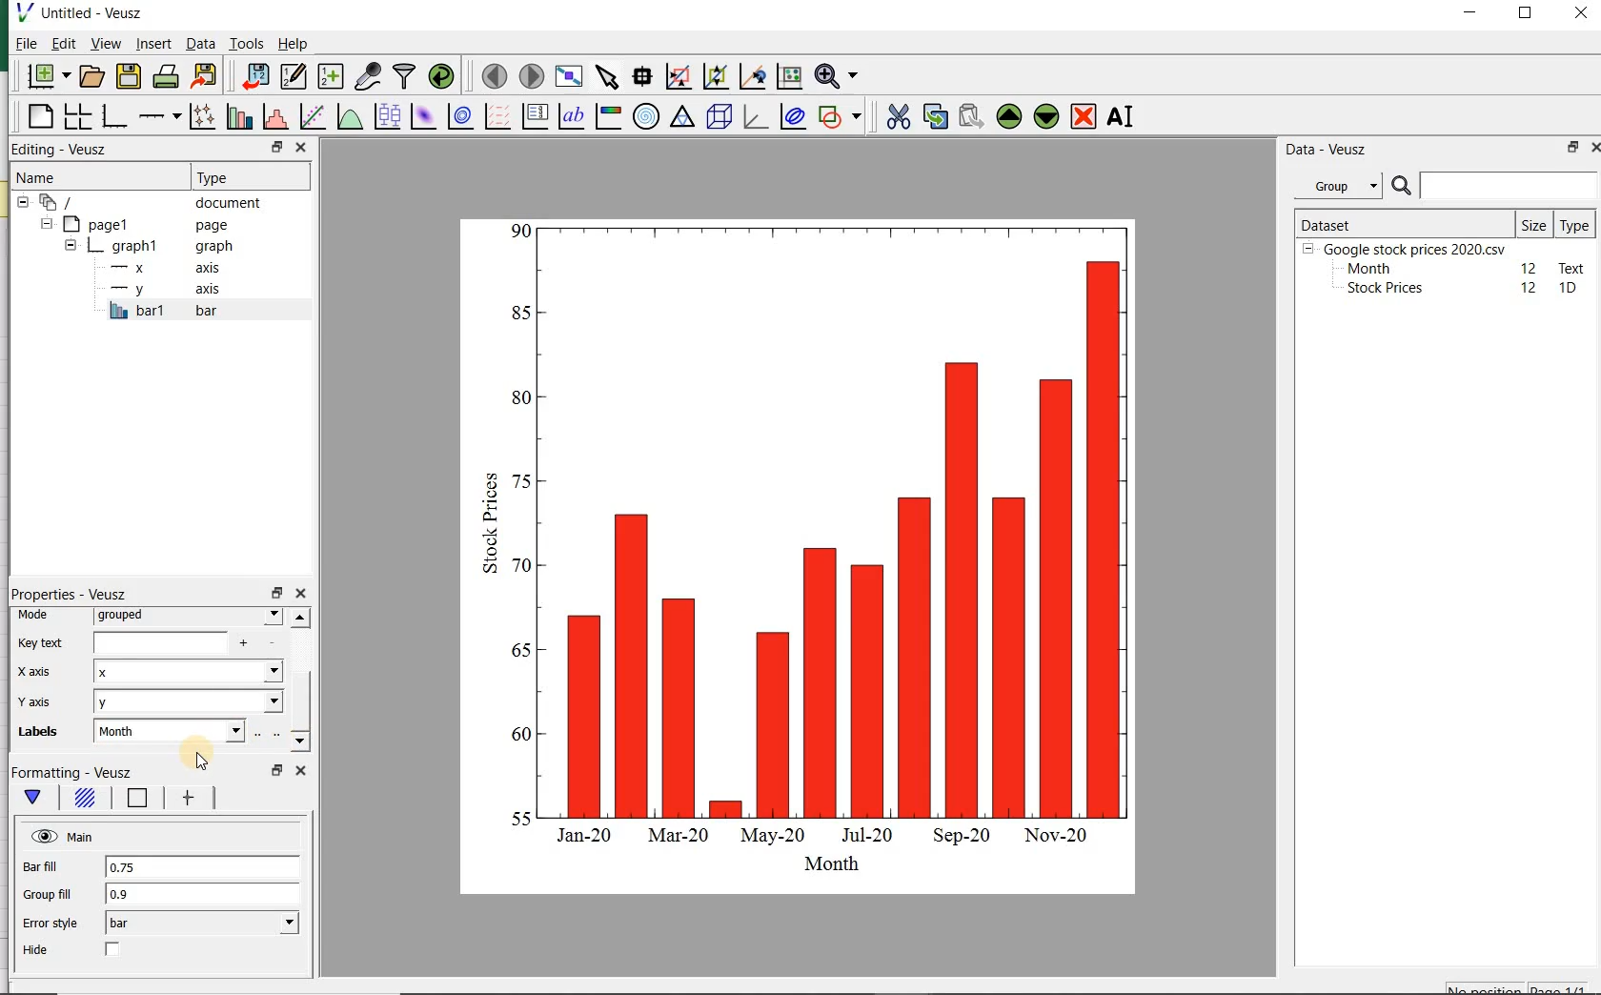 The image size is (1601, 995). I want to click on cursor, so click(197, 763).